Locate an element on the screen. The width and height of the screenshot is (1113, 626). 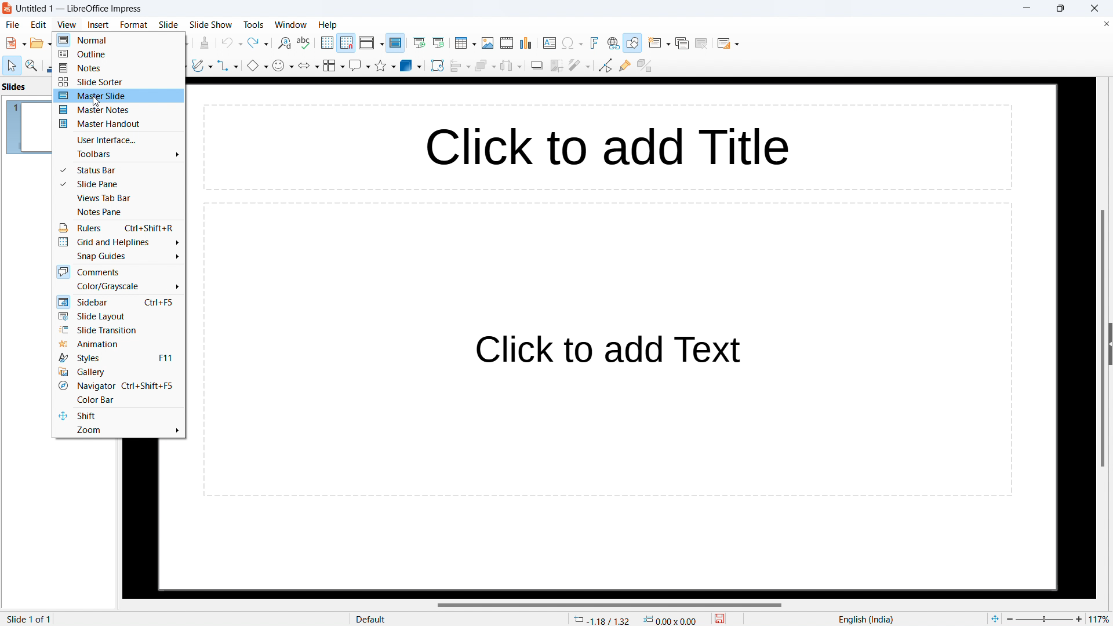
rotate is located at coordinates (437, 66).